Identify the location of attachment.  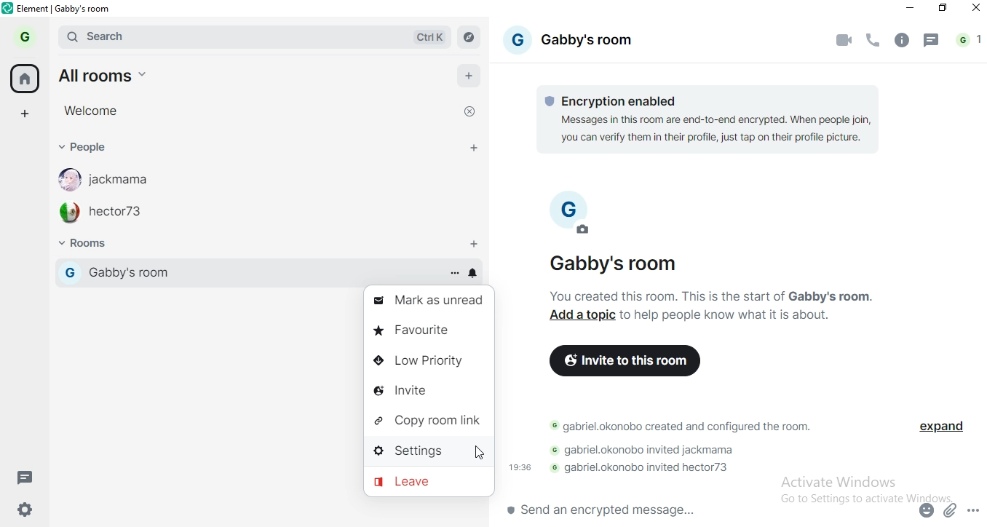
(951, 510).